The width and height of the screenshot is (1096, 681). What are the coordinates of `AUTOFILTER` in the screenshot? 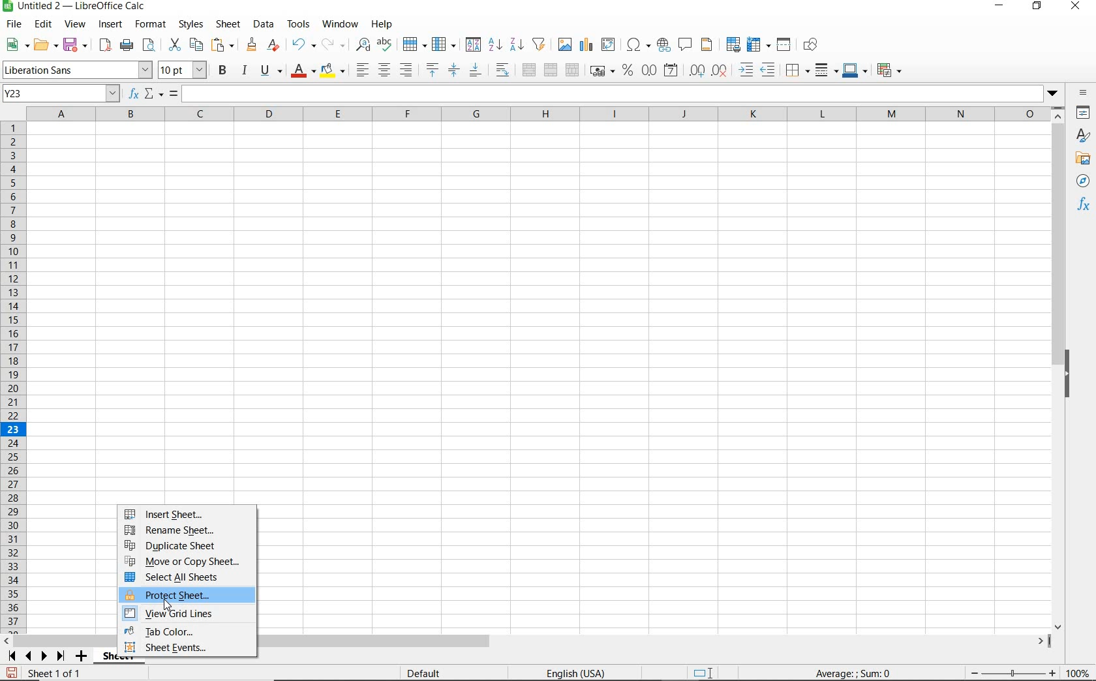 It's located at (540, 44).